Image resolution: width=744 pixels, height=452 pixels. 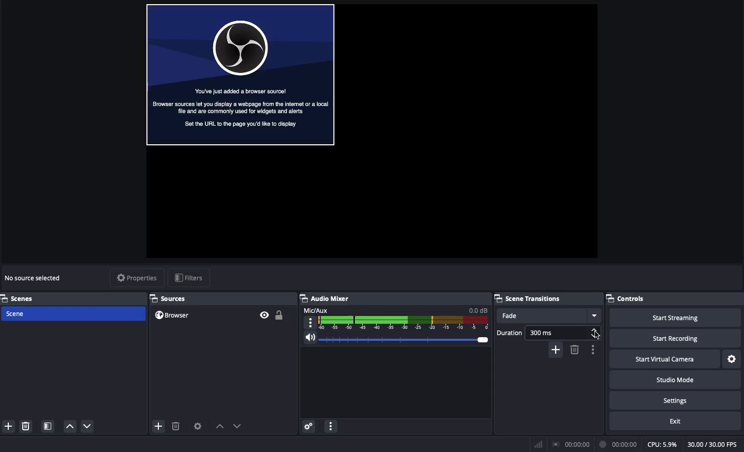 I want to click on Move up, so click(x=70, y=427).